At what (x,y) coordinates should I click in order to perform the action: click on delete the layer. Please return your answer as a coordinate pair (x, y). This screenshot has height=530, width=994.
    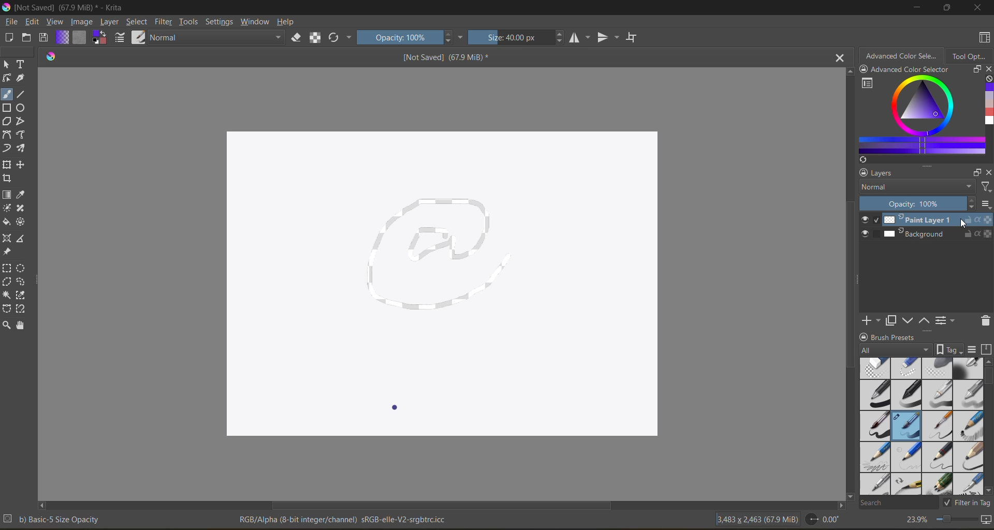
    Looking at the image, I should click on (984, 321).